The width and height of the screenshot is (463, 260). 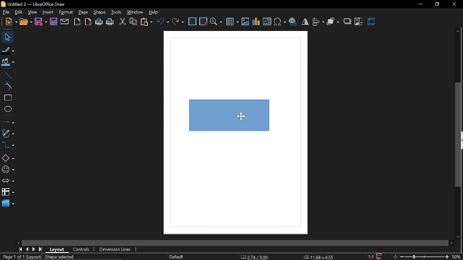 What do you see at coordinates (35, 4) in the screenshot?
I see `Untitled 2 - LibreOffice Draw` at bounding box center [35, 4].